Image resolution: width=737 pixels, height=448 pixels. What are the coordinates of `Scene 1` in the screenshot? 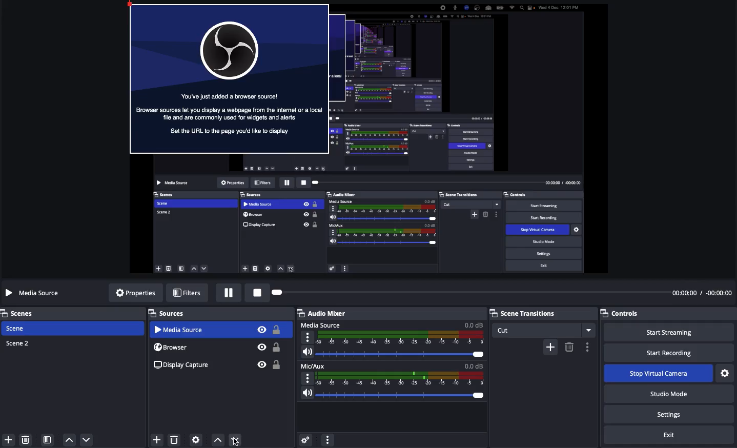 It's located at (15, 329).